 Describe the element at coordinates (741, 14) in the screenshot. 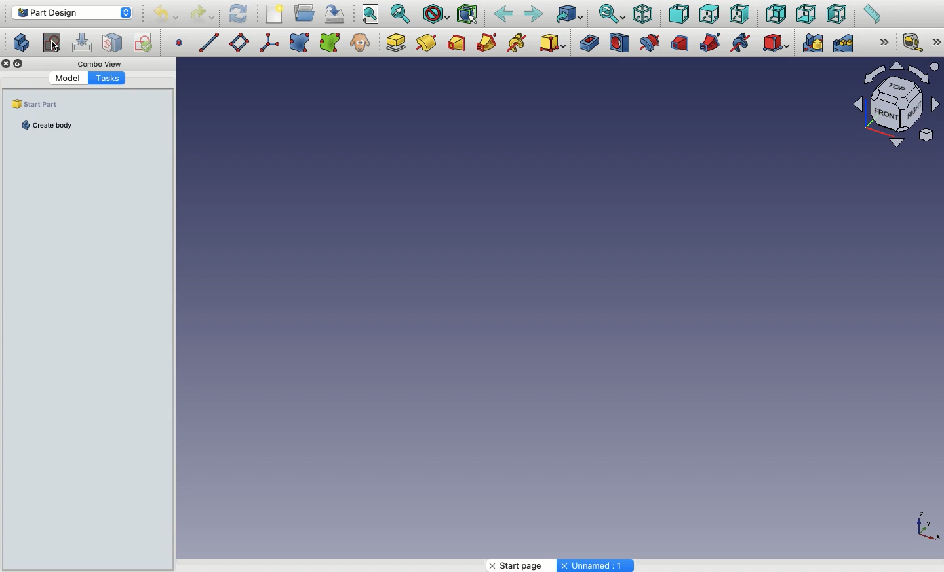

I see `Right` at that location.